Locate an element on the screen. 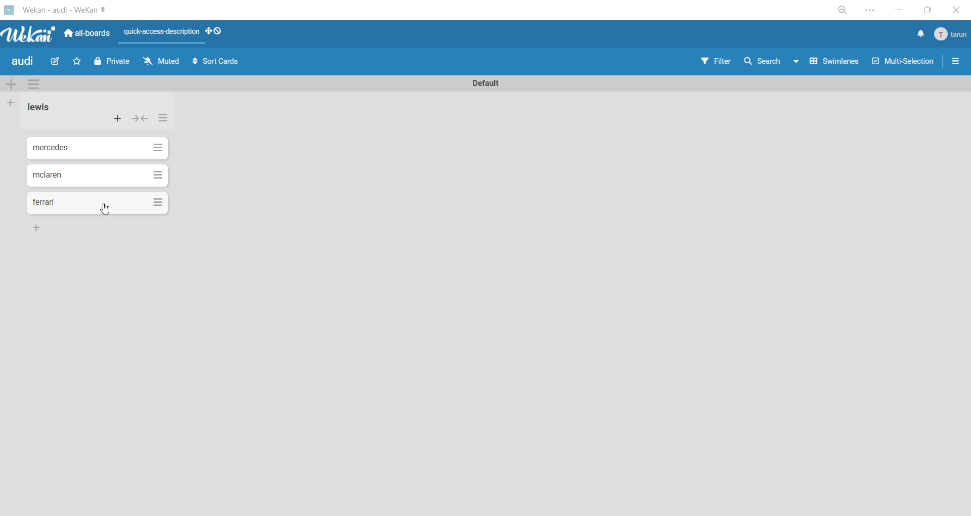 The width and height of the screenshot is (971, 516). list actions is located at coordinates (161, 120).